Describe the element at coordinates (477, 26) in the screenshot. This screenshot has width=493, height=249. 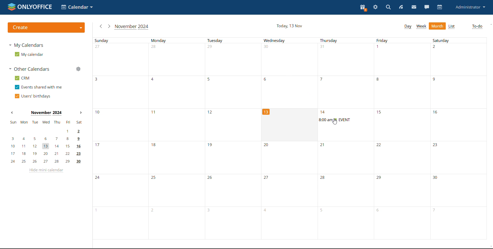
I see `To-do` at that location.